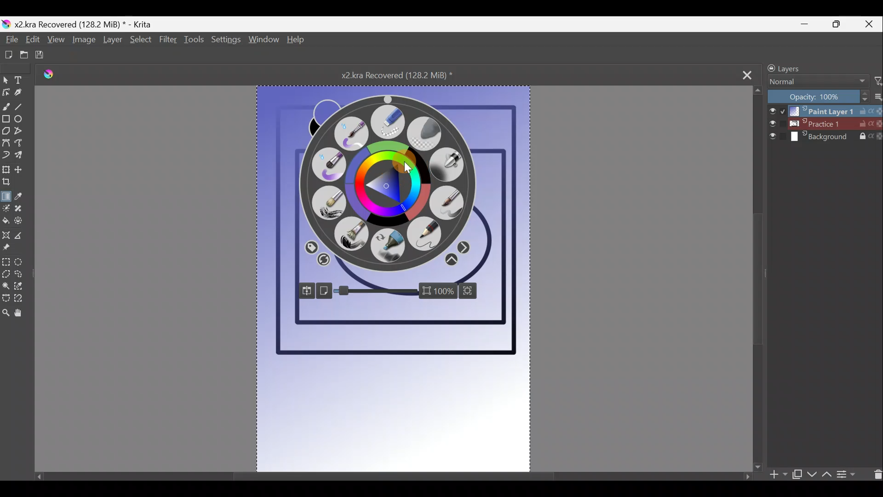 The width and height of the screenshot is (883, 497). I want to click on Enclose & fill tool, so click(23, 223).